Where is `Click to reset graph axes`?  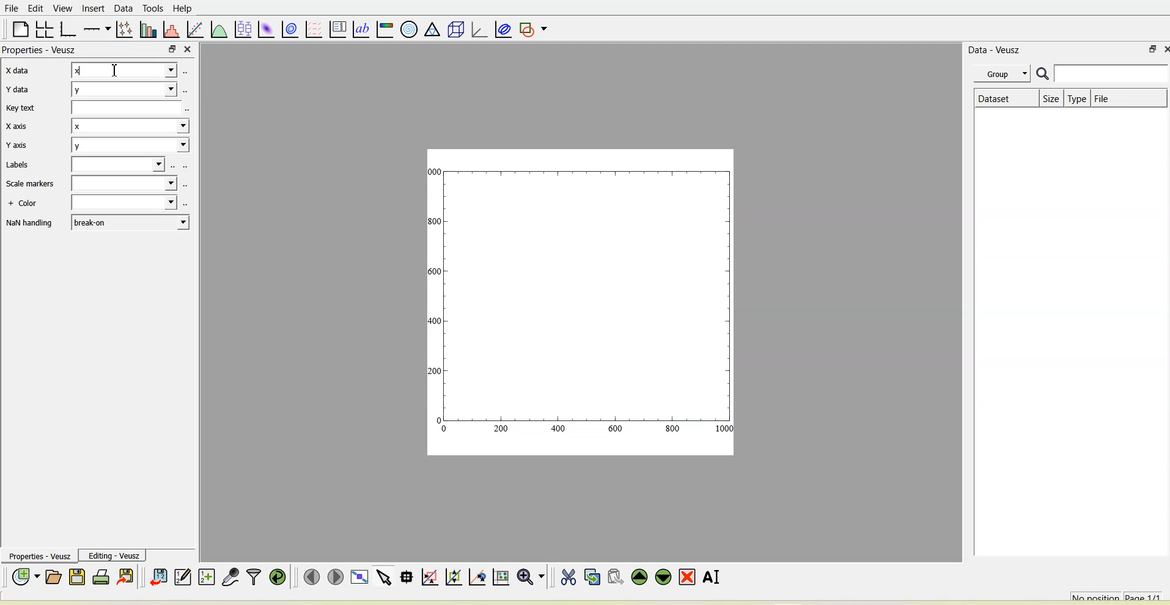
Click to reset graph axes is located at coordinates (500, 577).